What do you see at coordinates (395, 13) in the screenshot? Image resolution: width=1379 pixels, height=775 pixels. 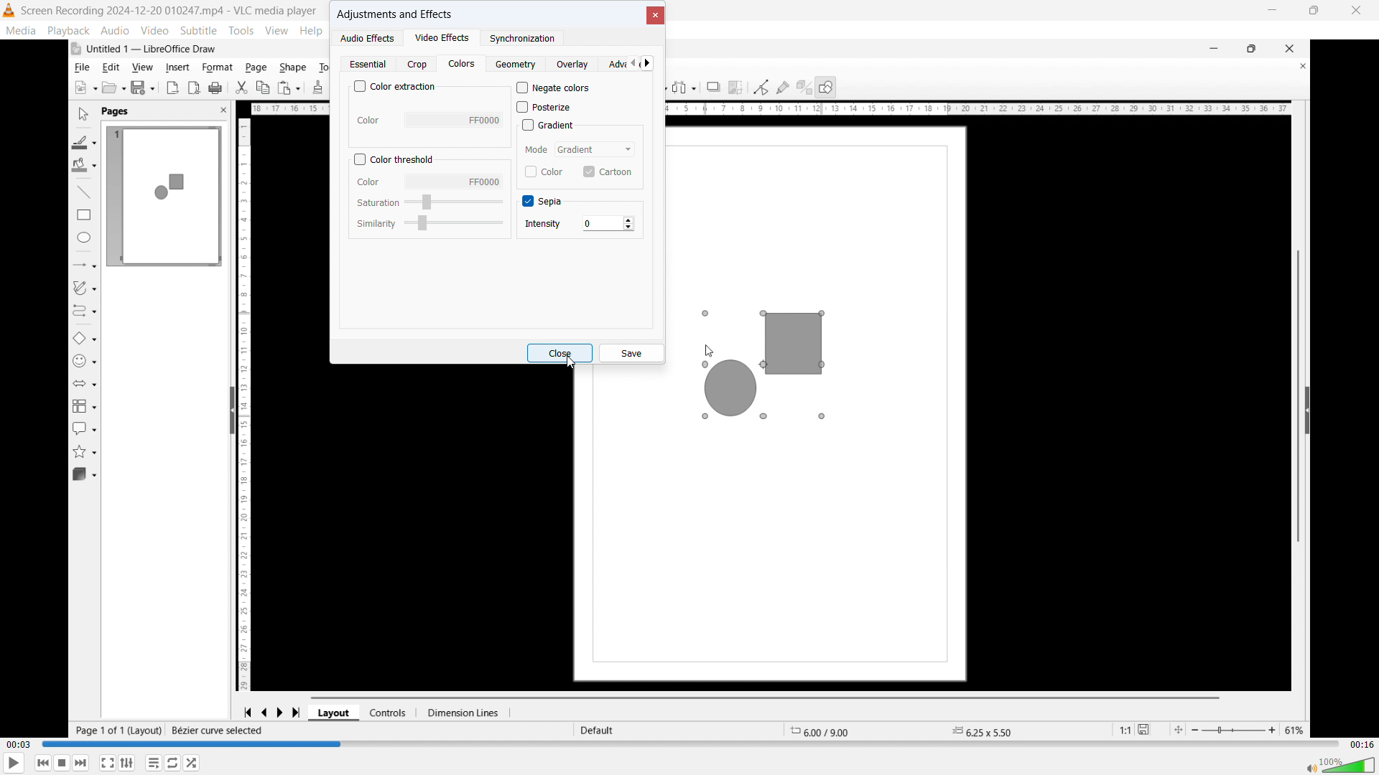 I see `Adjustments and effects ` at bounding box center [395, 13].